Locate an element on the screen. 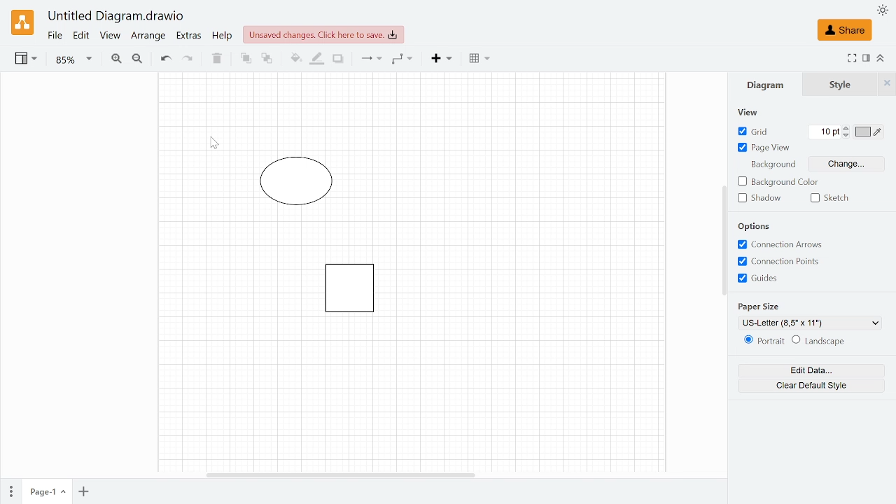 The width and height of the screenshot is (896, 504). Edit is located at coordinates (82, 36).